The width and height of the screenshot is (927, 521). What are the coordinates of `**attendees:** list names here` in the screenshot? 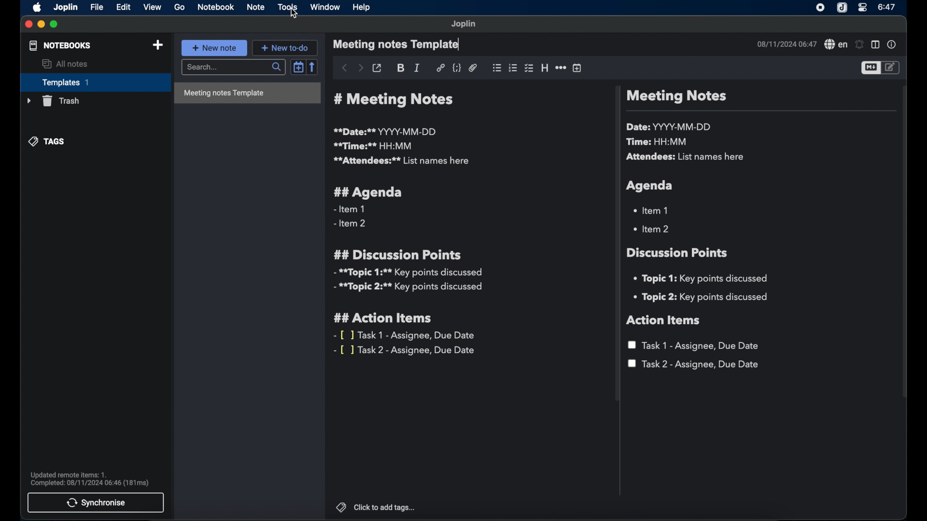 It's located at (401, 161).